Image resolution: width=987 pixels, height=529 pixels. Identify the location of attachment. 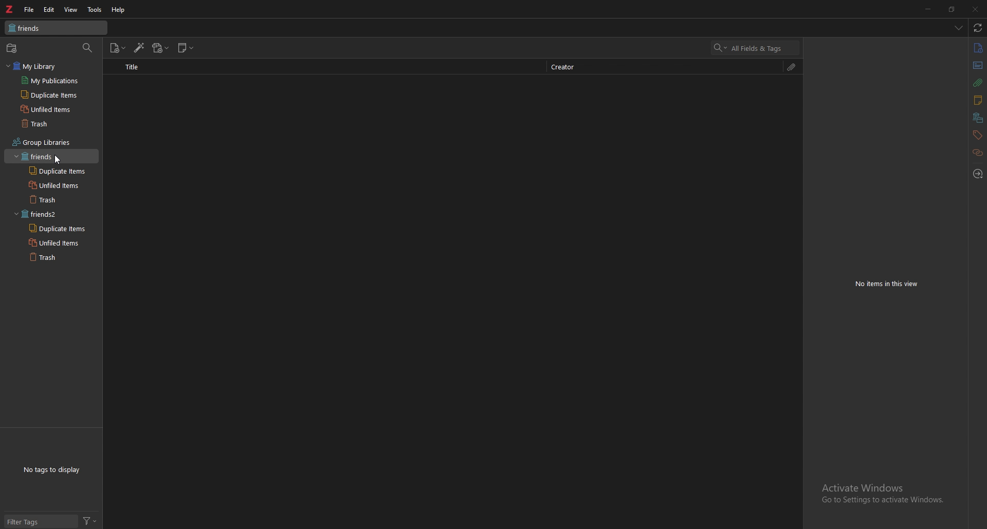
(793, 67).